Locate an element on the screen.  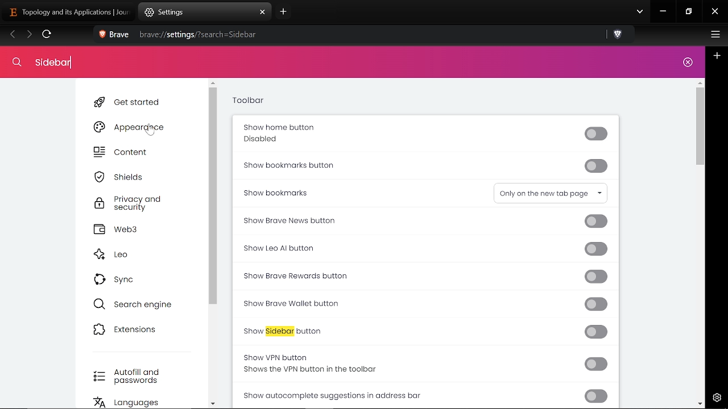
Show bookmarks is located at coordinates (317, 192).